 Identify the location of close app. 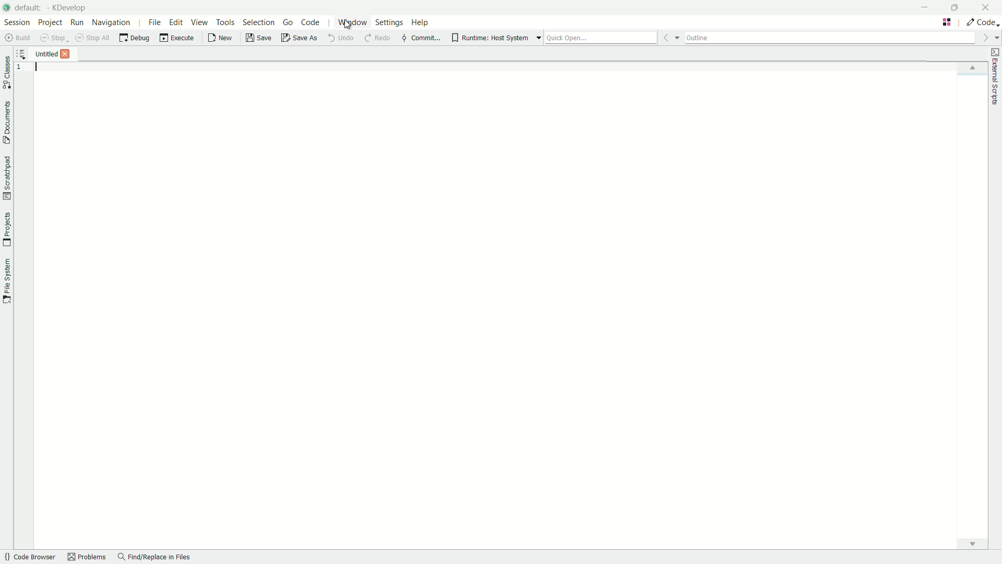
(988, 7).